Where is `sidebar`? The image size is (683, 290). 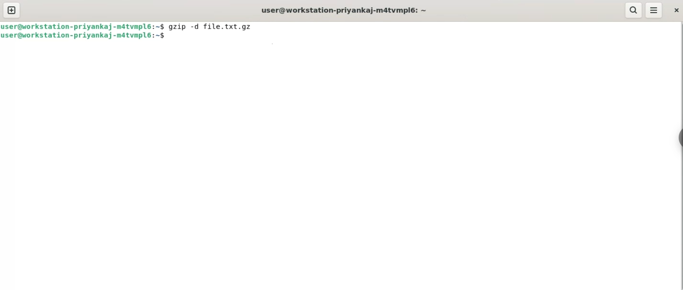
sidebar is located at coordinates (679, 138).